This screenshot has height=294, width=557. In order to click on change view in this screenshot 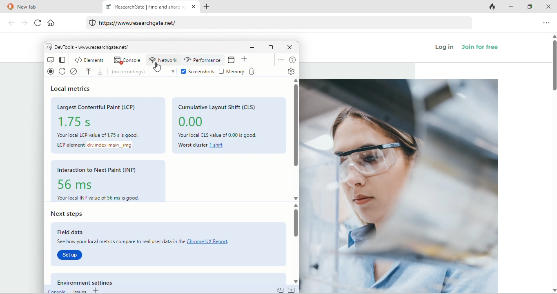, I will do `click(61, 59)`.